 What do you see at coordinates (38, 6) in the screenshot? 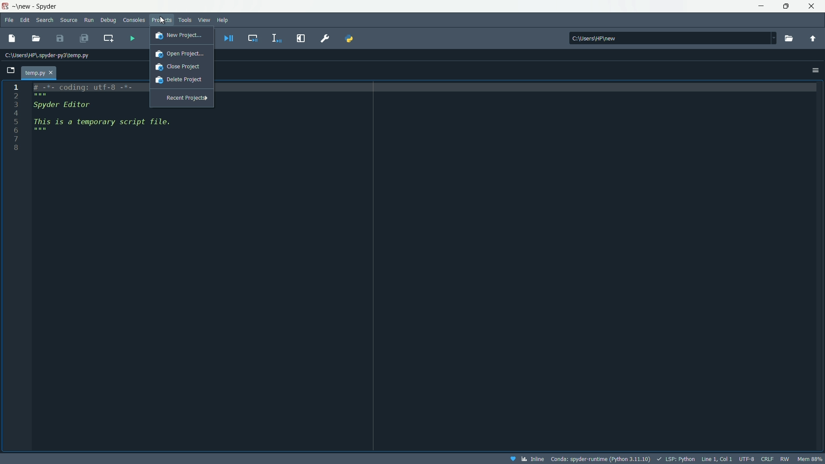
I see `App name` at bounding box center [38, 6].